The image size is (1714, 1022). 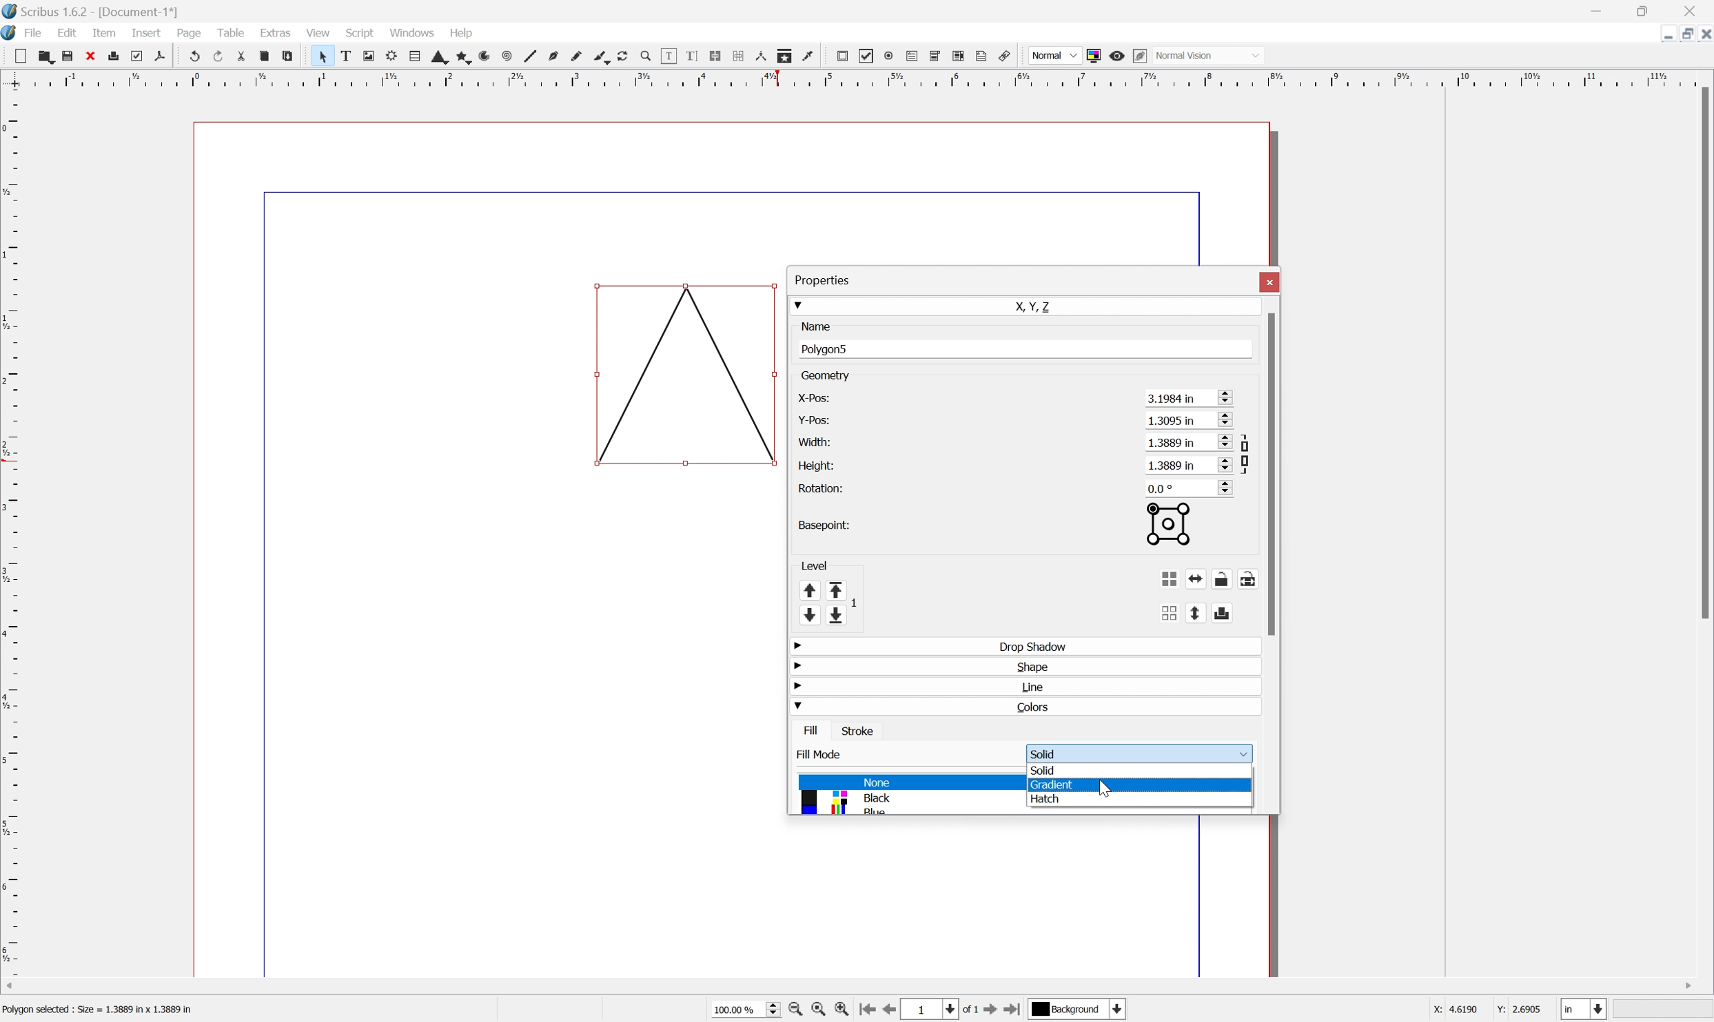 I want to click on Geometry, so click(x=827, y=375).